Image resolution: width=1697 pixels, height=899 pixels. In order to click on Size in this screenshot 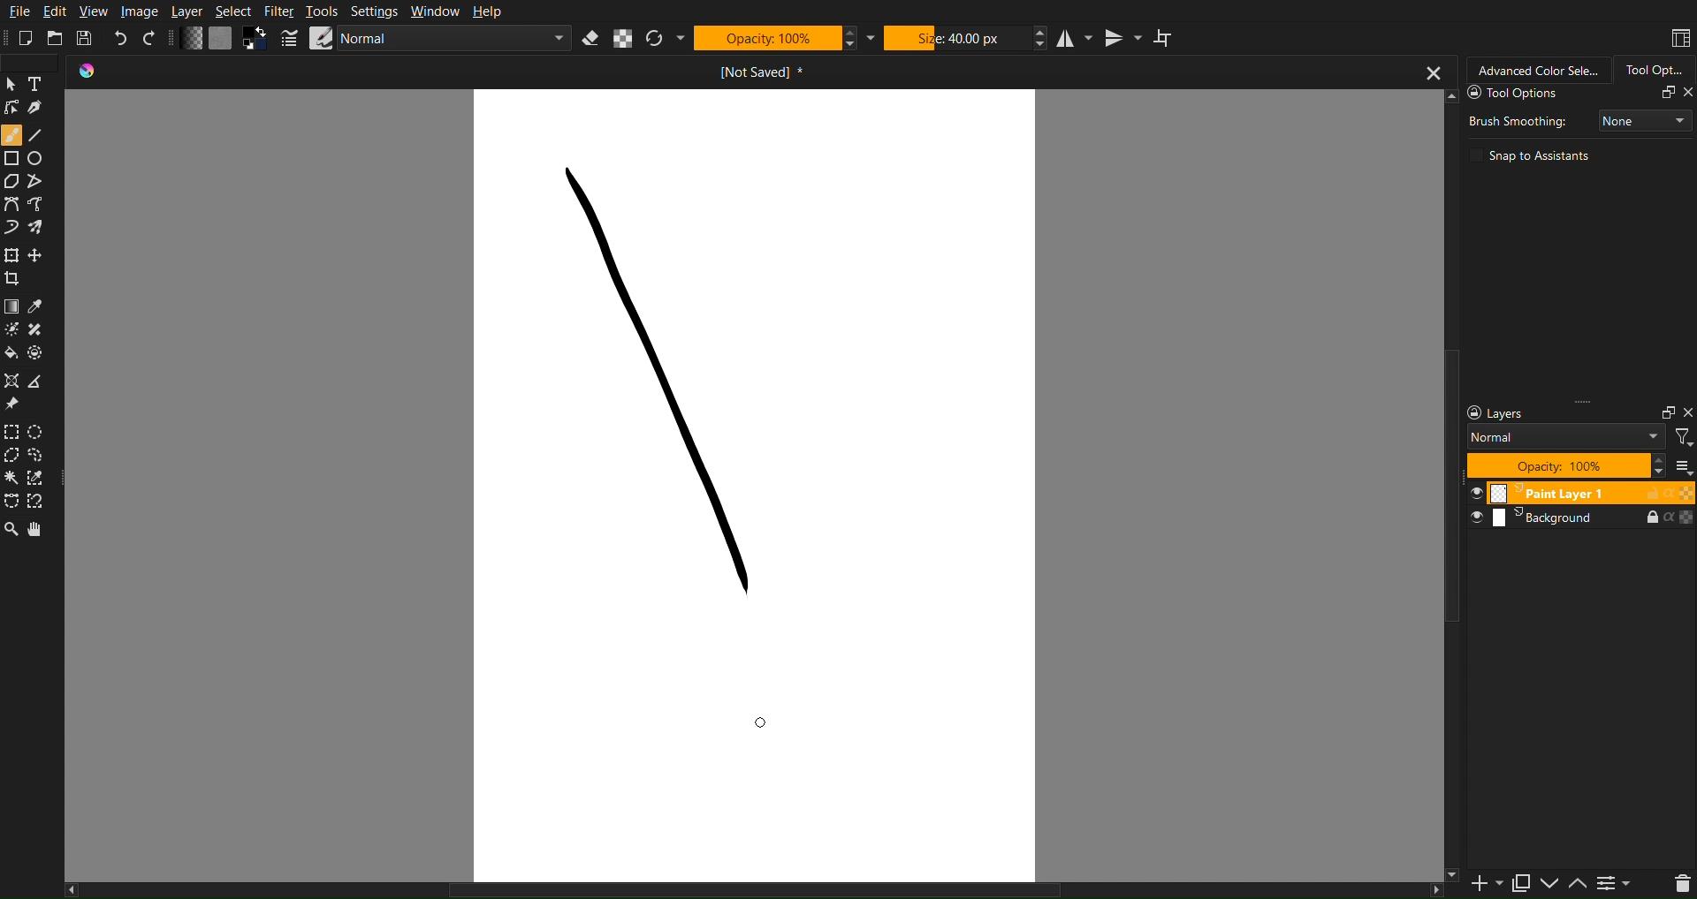, I will do `click(957, 38)`.